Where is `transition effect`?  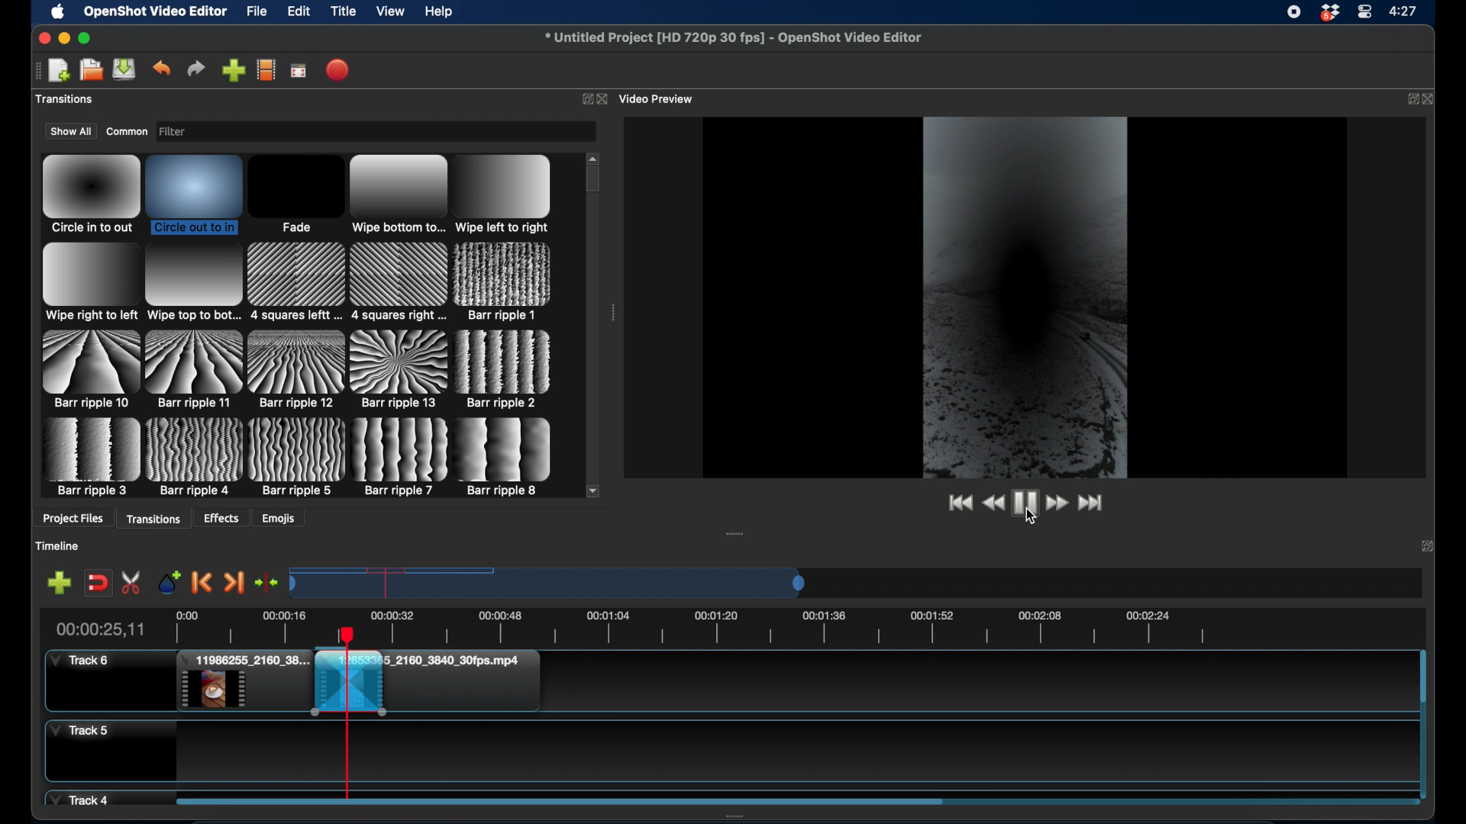 transition effect is located at coordinates (348, 683).